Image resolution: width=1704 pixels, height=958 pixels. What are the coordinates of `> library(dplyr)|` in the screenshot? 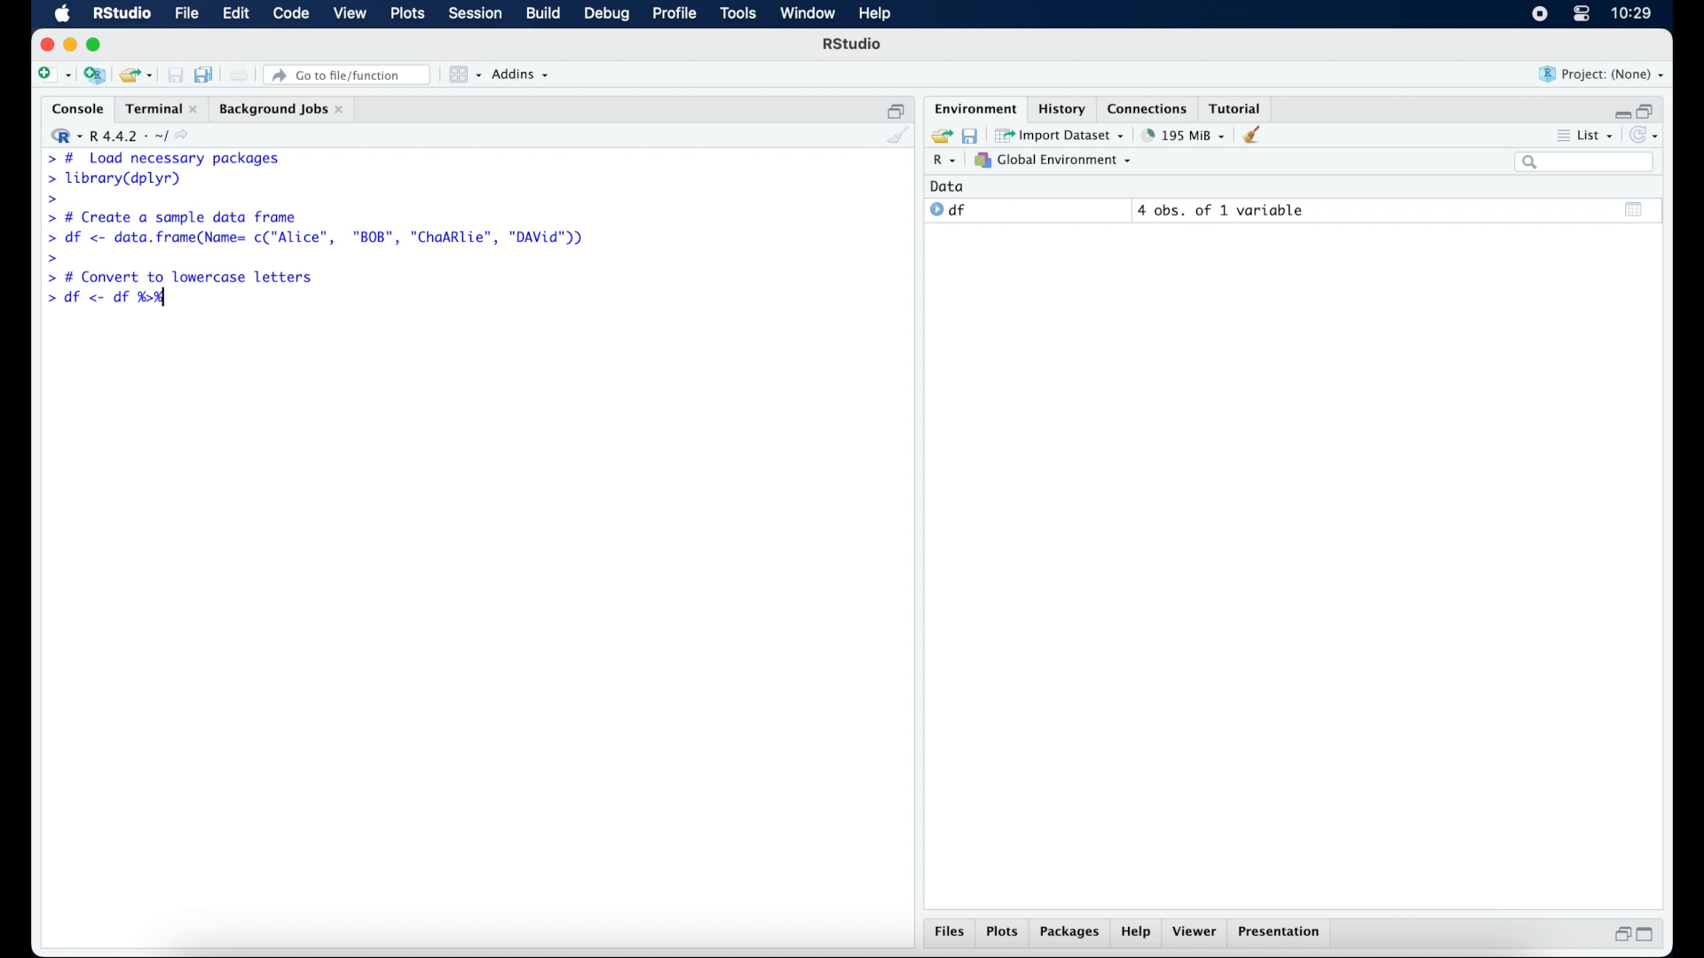 It's located at (118, 179).